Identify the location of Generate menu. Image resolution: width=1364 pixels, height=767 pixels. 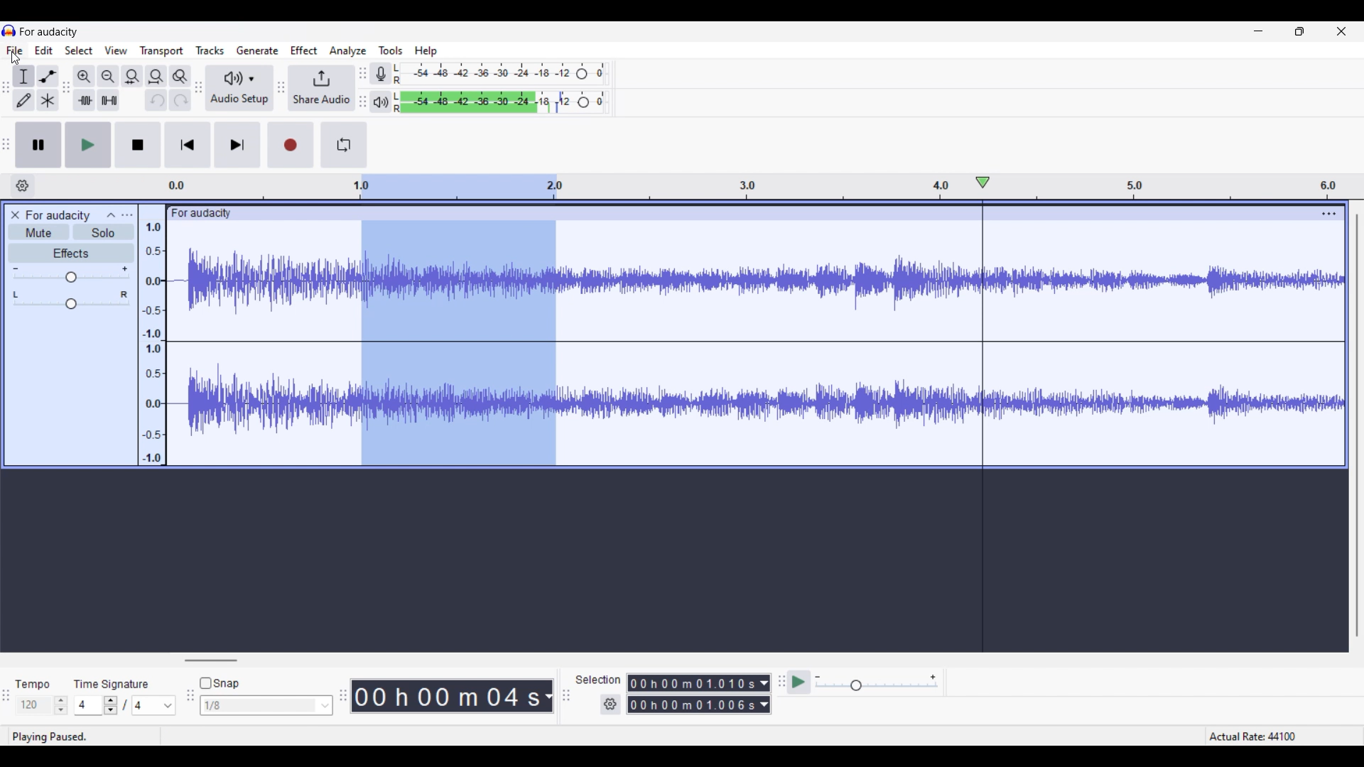
(257, 50).